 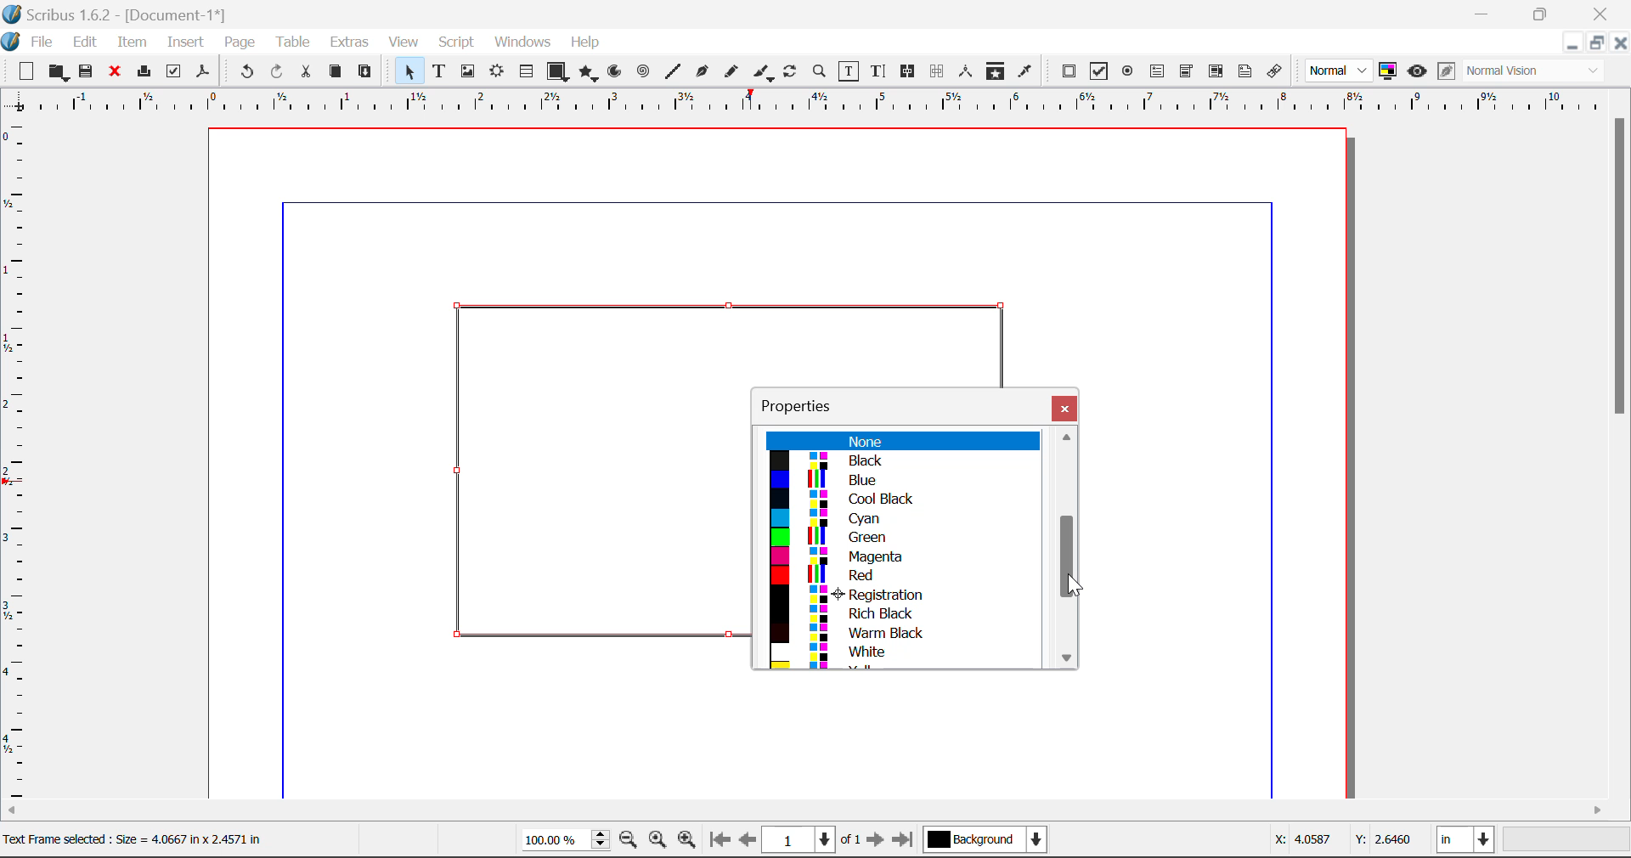 I want to click on Render Frame, so click(x=496, y=72).